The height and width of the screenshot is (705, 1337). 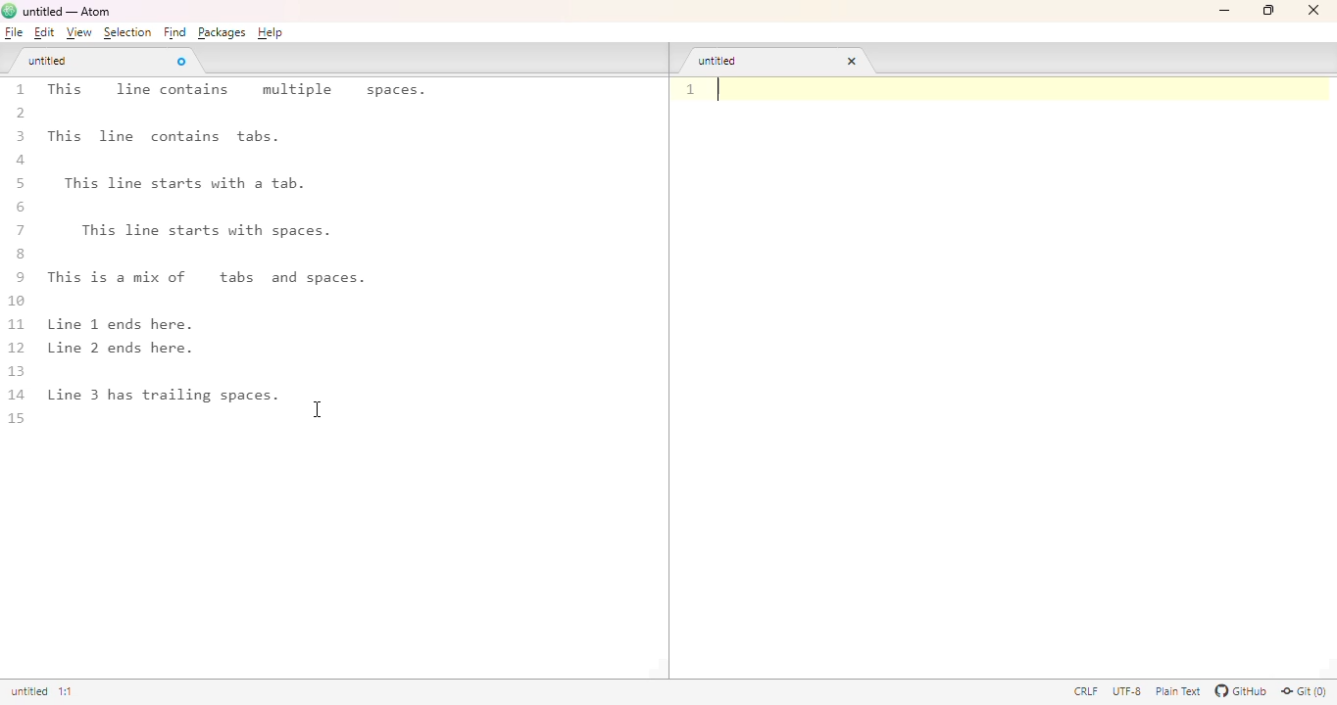 What do you see at coordinates (70, 11) in the screenshot?
I see `untitled — Atom` at bounding box center [70, 11].